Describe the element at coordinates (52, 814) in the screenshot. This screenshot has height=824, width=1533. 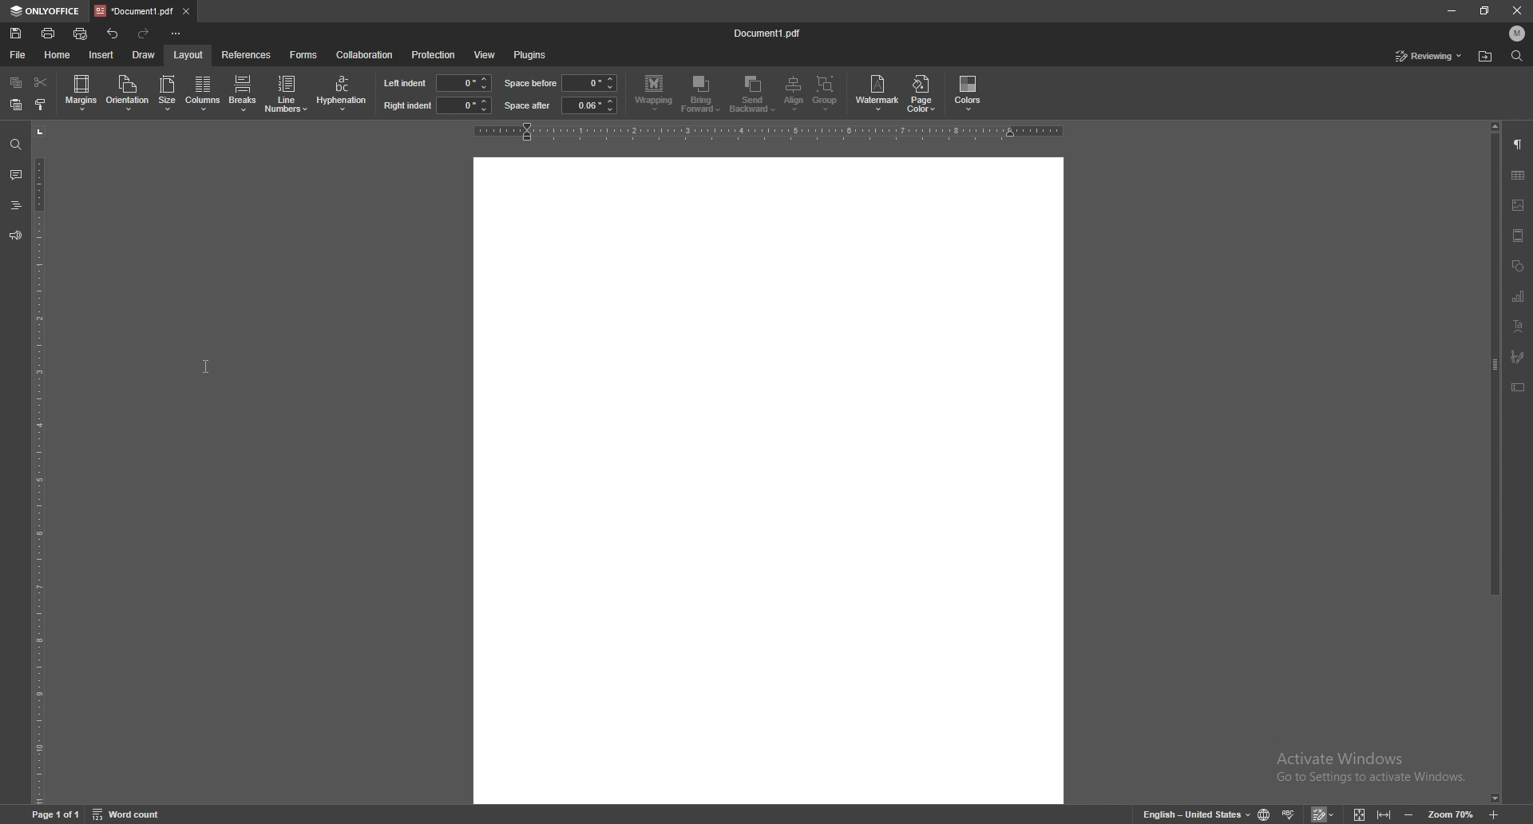
I see `Page 1 of 1` at that location.